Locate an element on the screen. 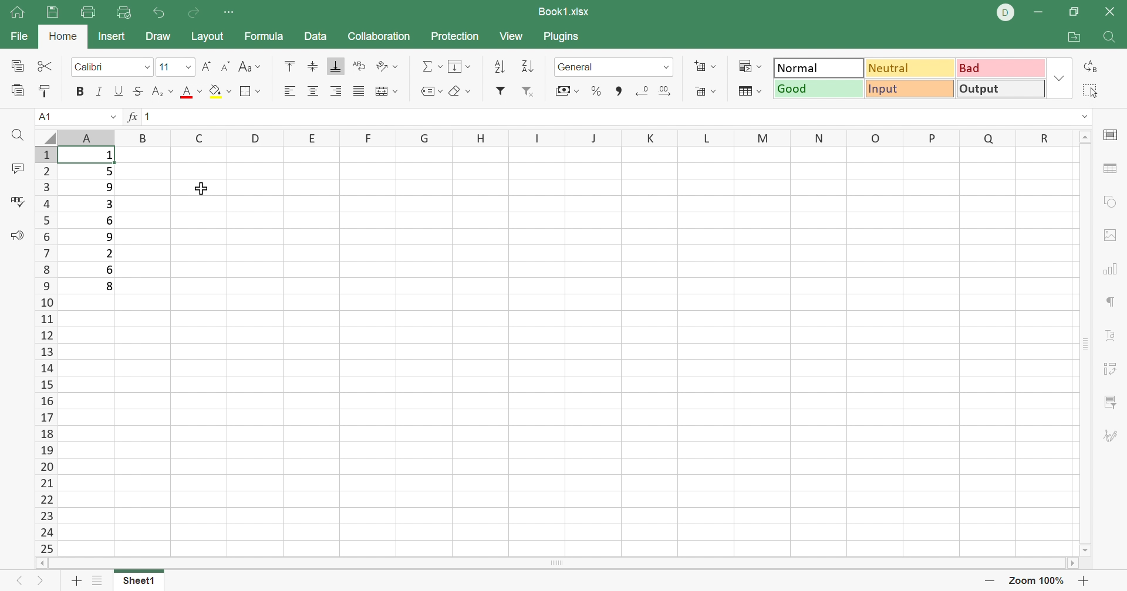 The image size is (1127, 591). Redo is located at coordinates (193, 13).